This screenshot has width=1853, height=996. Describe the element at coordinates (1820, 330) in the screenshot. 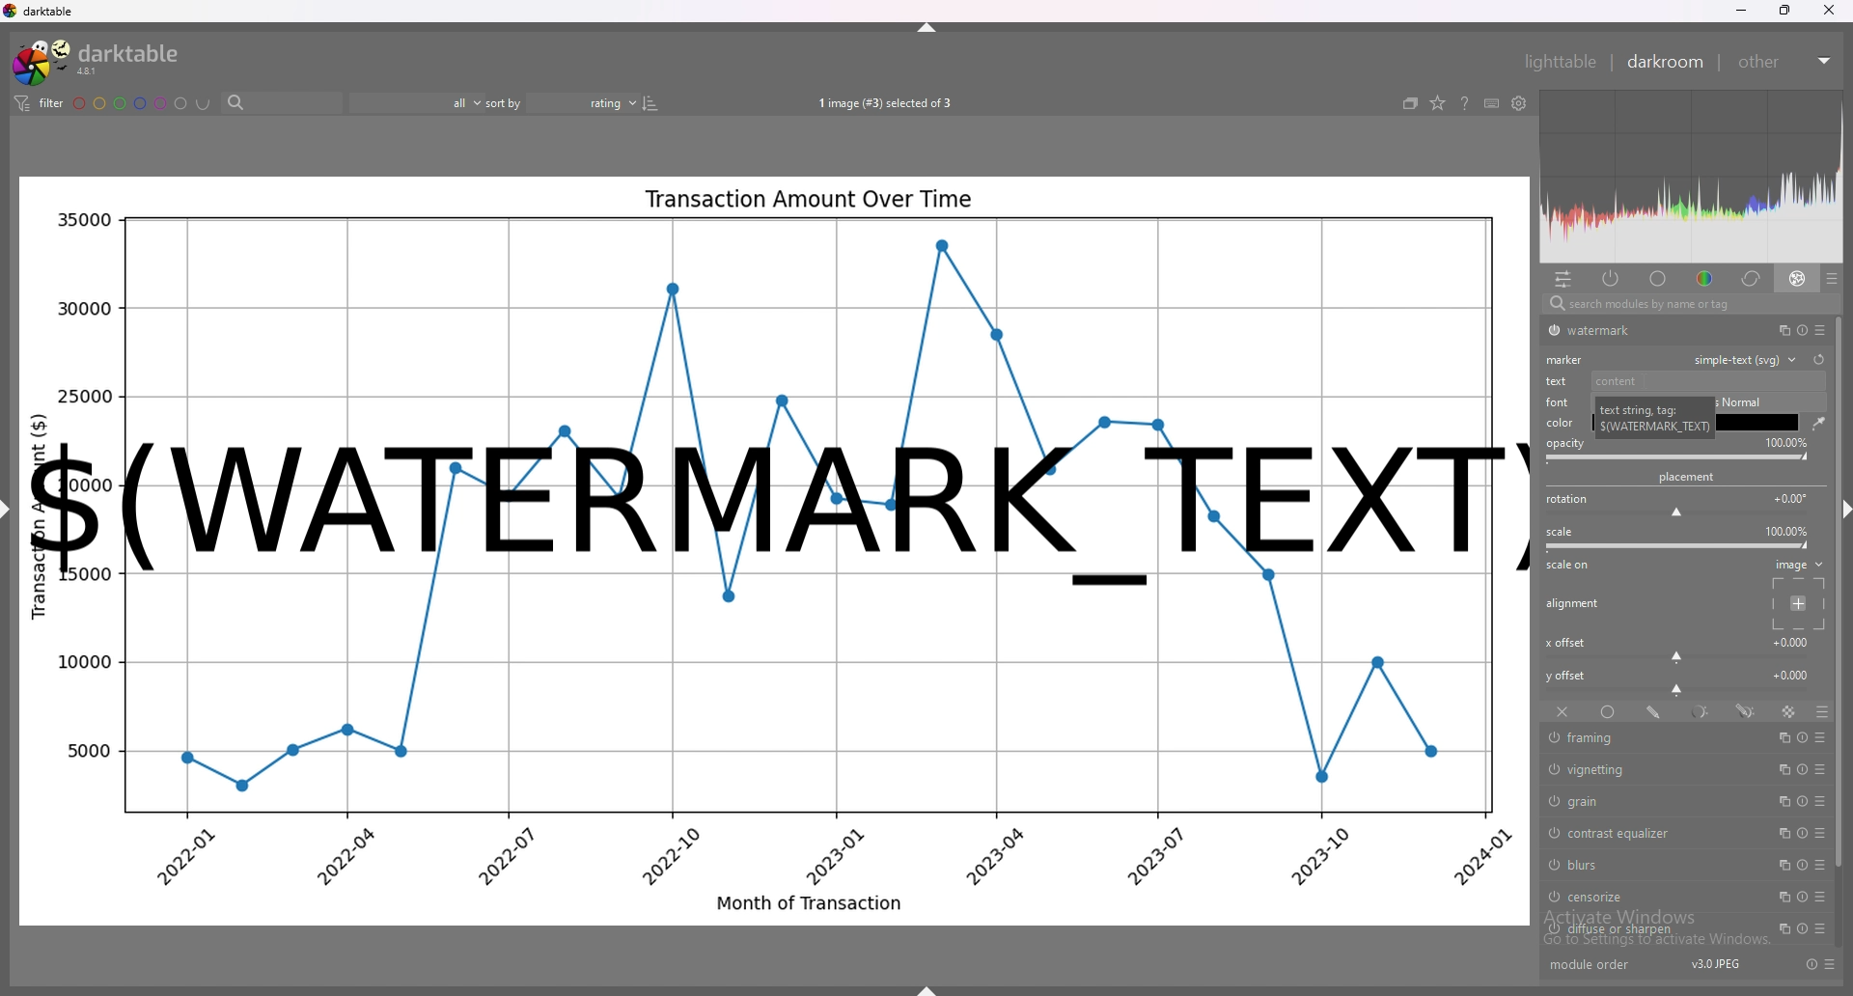

I see `presets` at that location.